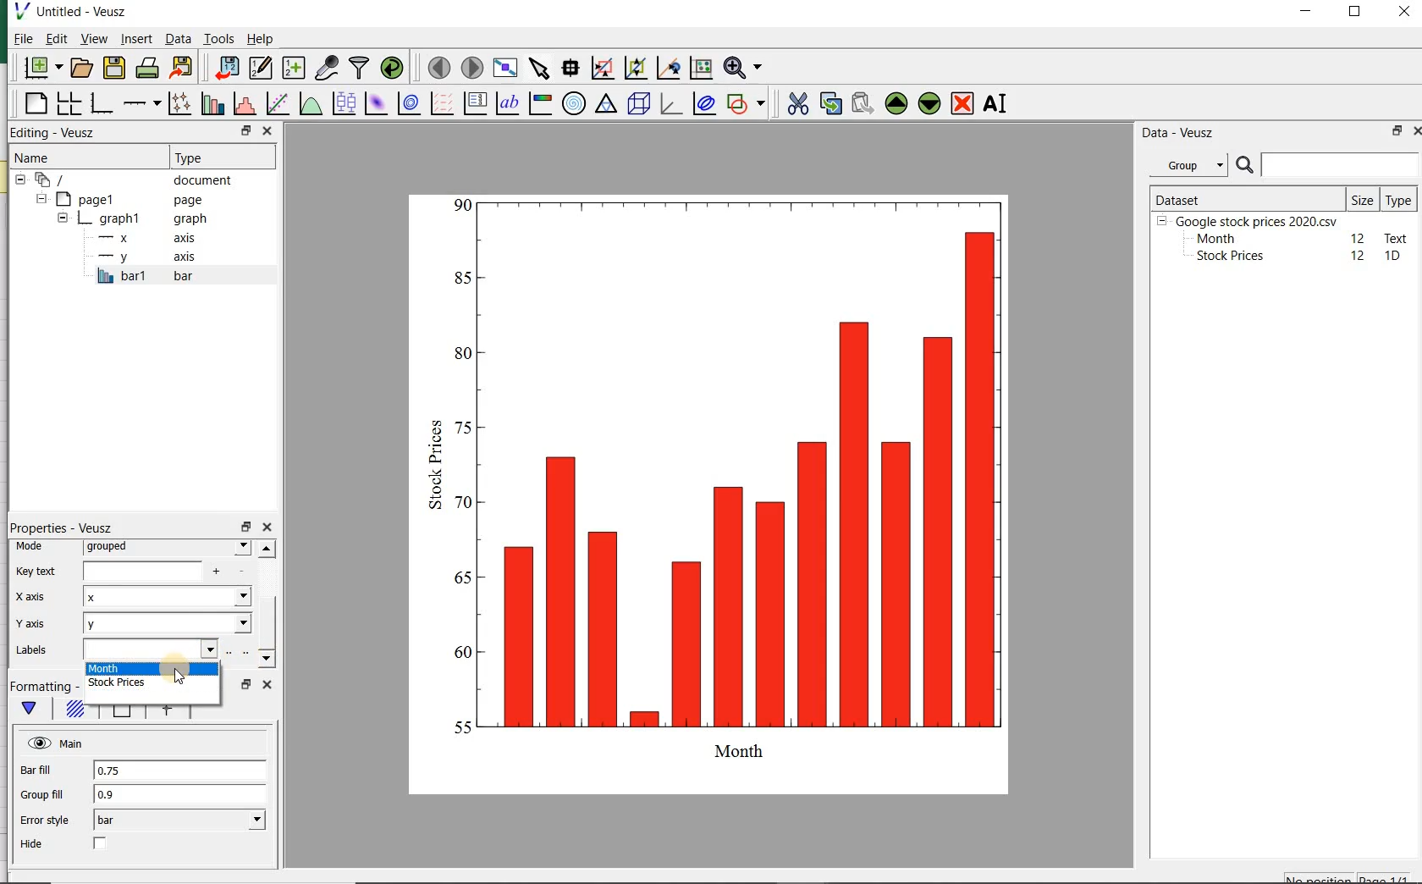 The image size is (1422, 884). Describe the element at coordinates (639, 105) in the screenshot. I see `3d scene` at that location.